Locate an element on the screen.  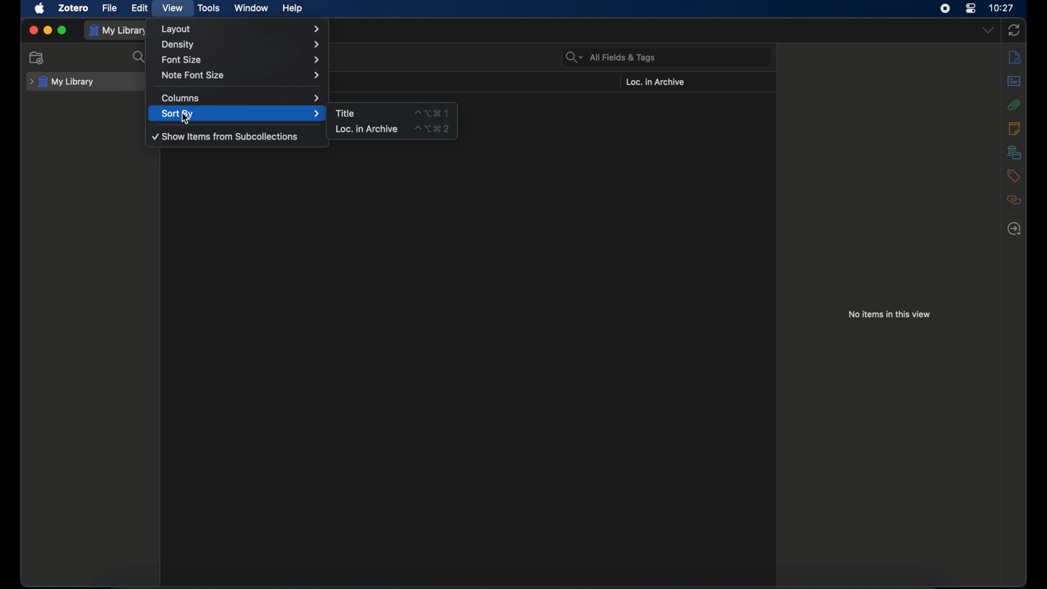
sync is located at coordinates (1014, 31).